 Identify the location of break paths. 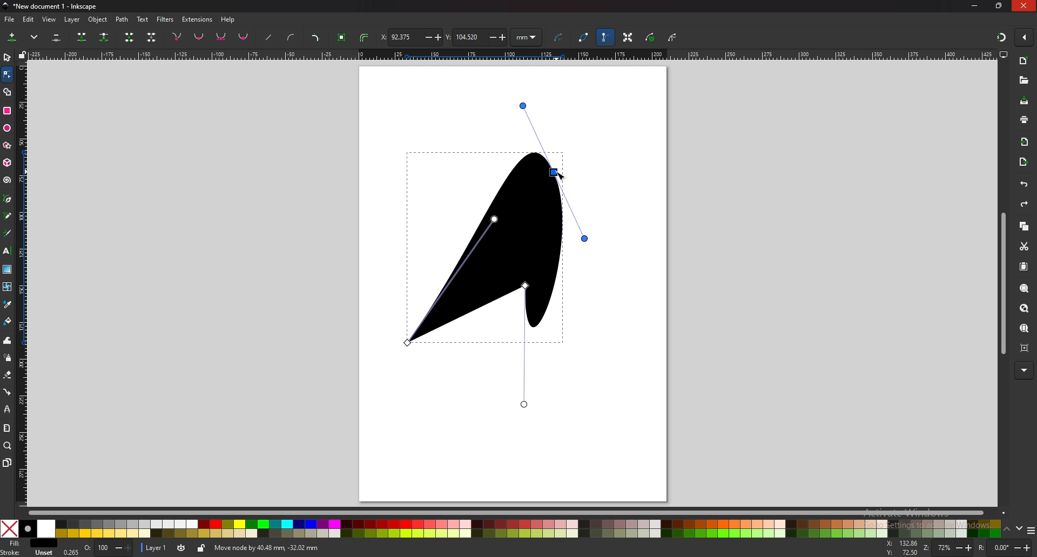
(105, 37).